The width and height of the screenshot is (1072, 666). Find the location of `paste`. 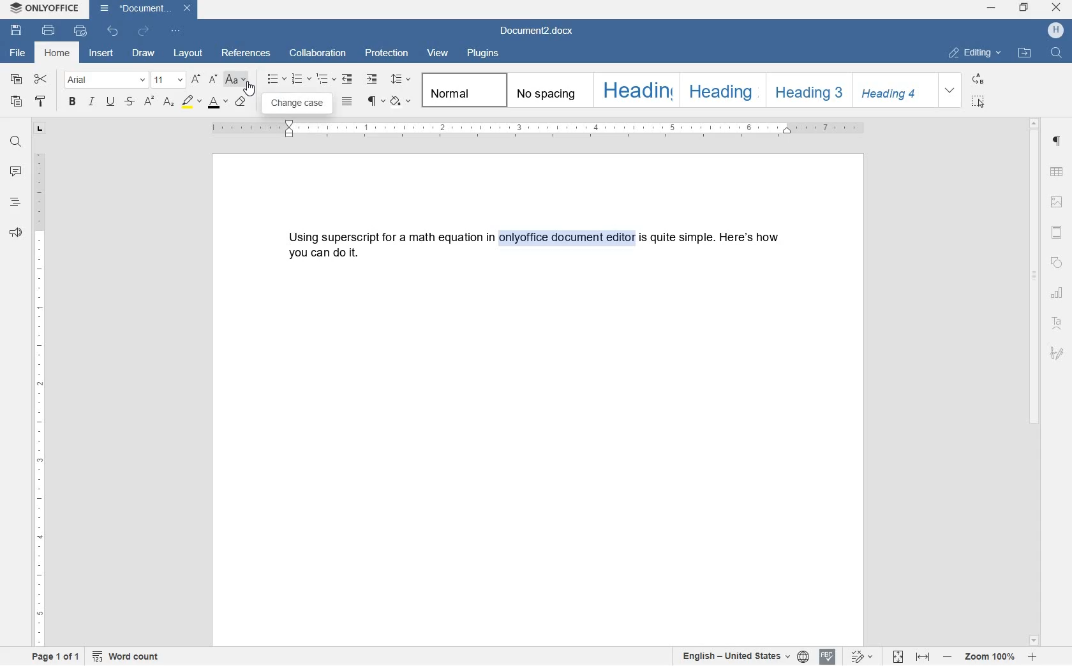

paste is located at coordinates (16, 102).